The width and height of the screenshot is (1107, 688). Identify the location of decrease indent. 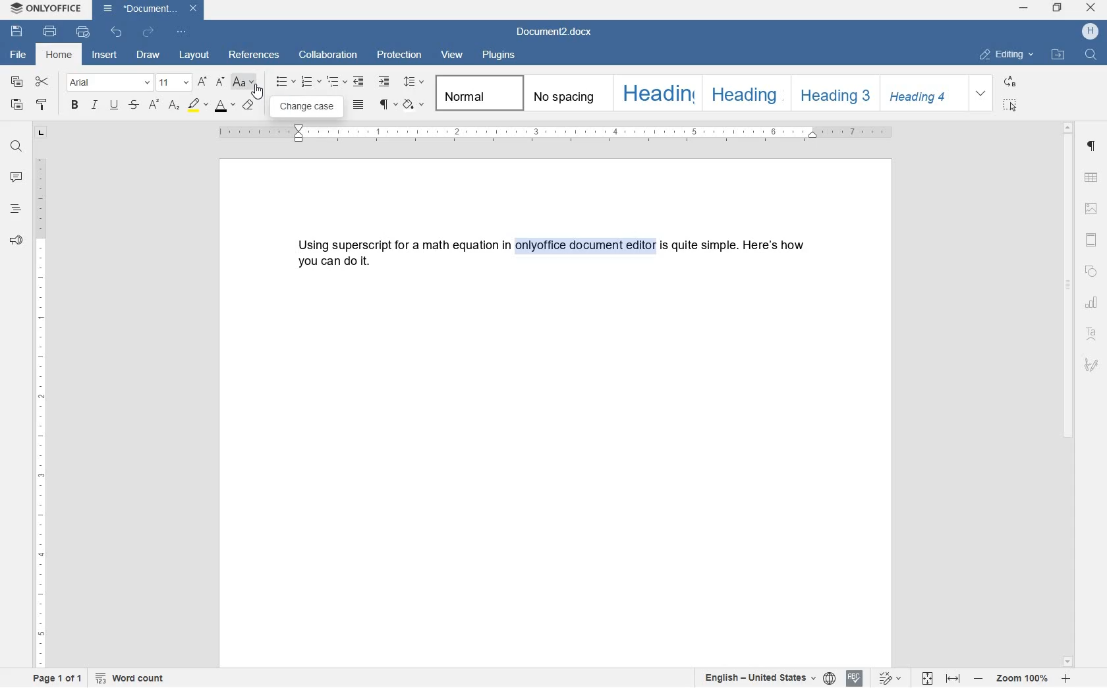
(359, 82).